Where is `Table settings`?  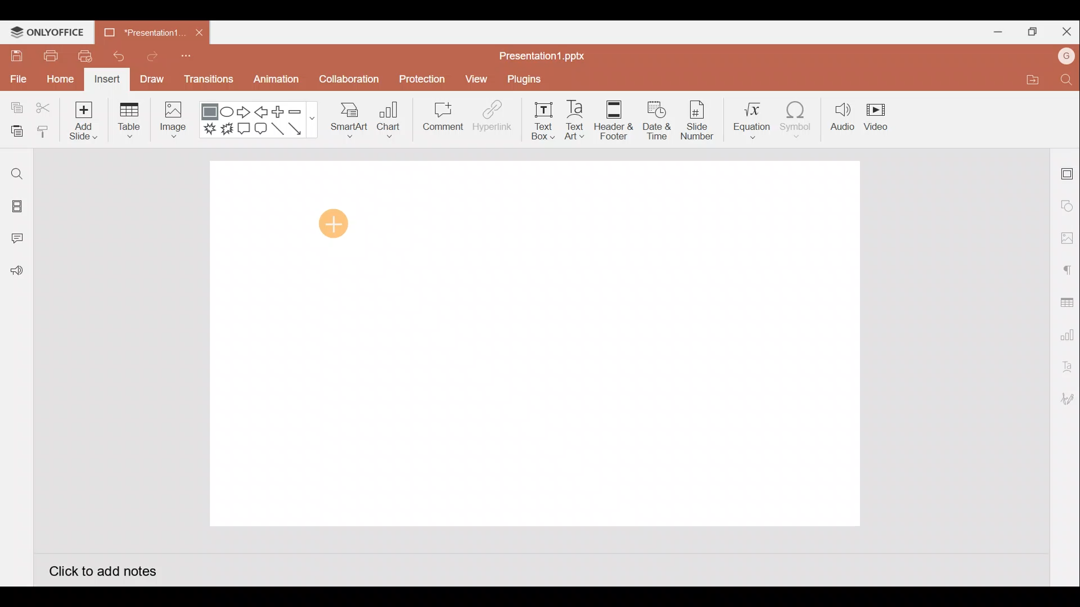 Table settings is located at coordinates (1064, 301).